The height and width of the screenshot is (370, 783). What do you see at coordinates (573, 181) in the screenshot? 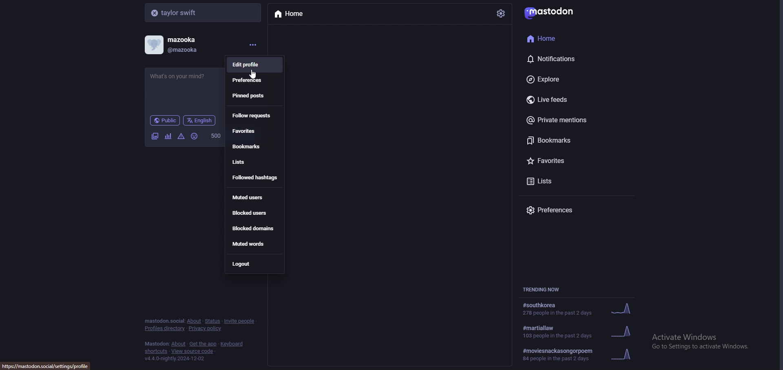
I see `lists` at bounding box center [573, 181].